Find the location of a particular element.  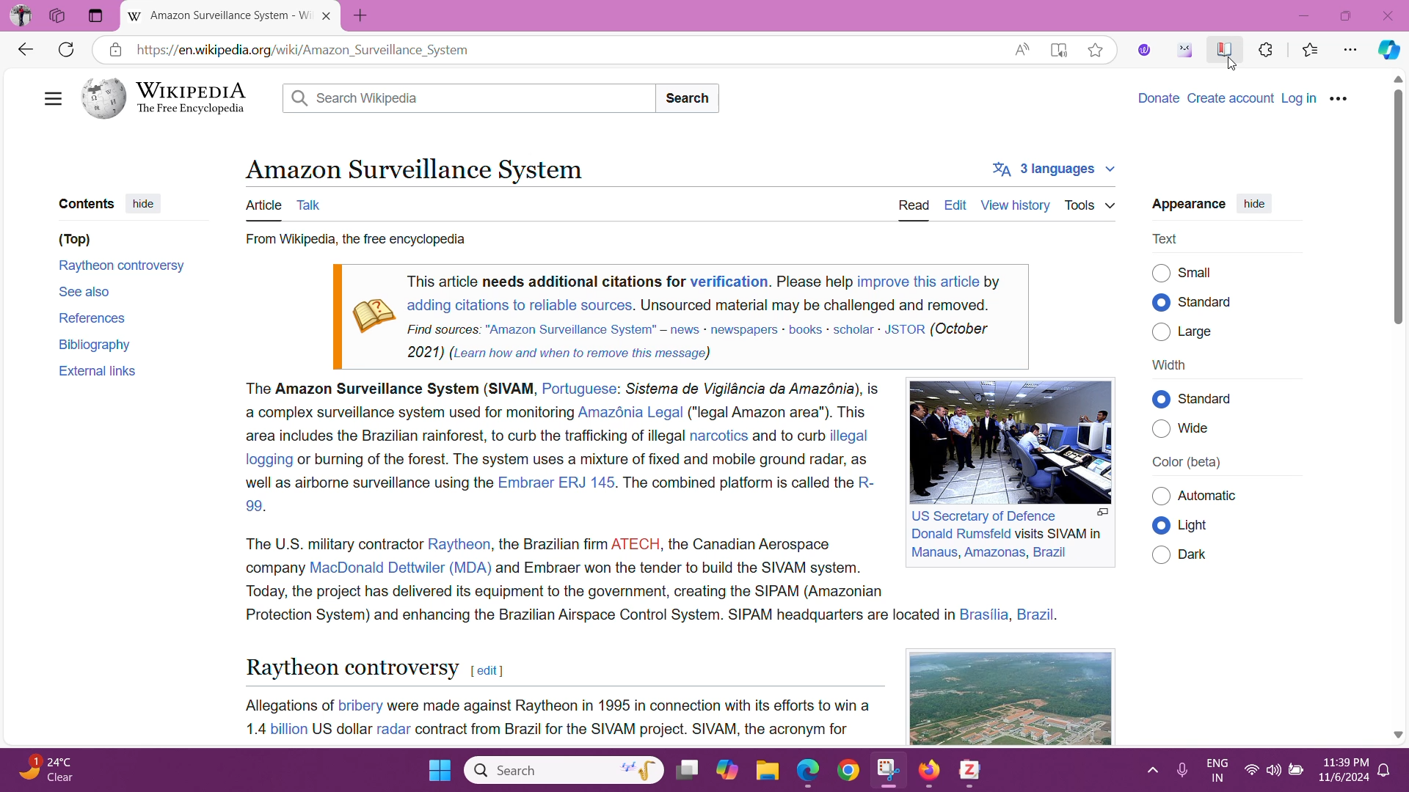

Find sources: is located at coordinates (444, 328).